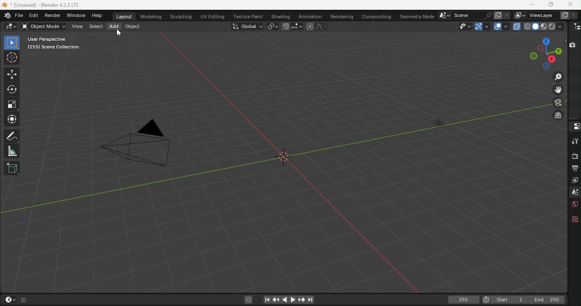  What do you see at coordinates (181, 16) in the screenshot?
I see `Sculpting` at bounding box center [181, 16].